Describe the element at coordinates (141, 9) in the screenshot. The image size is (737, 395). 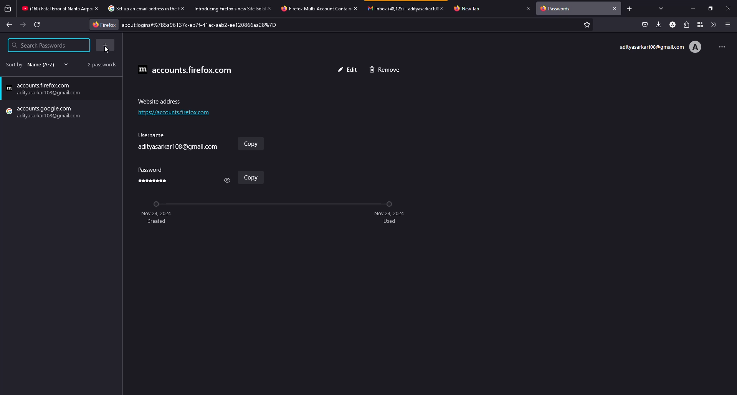
I see `tab` at that location.